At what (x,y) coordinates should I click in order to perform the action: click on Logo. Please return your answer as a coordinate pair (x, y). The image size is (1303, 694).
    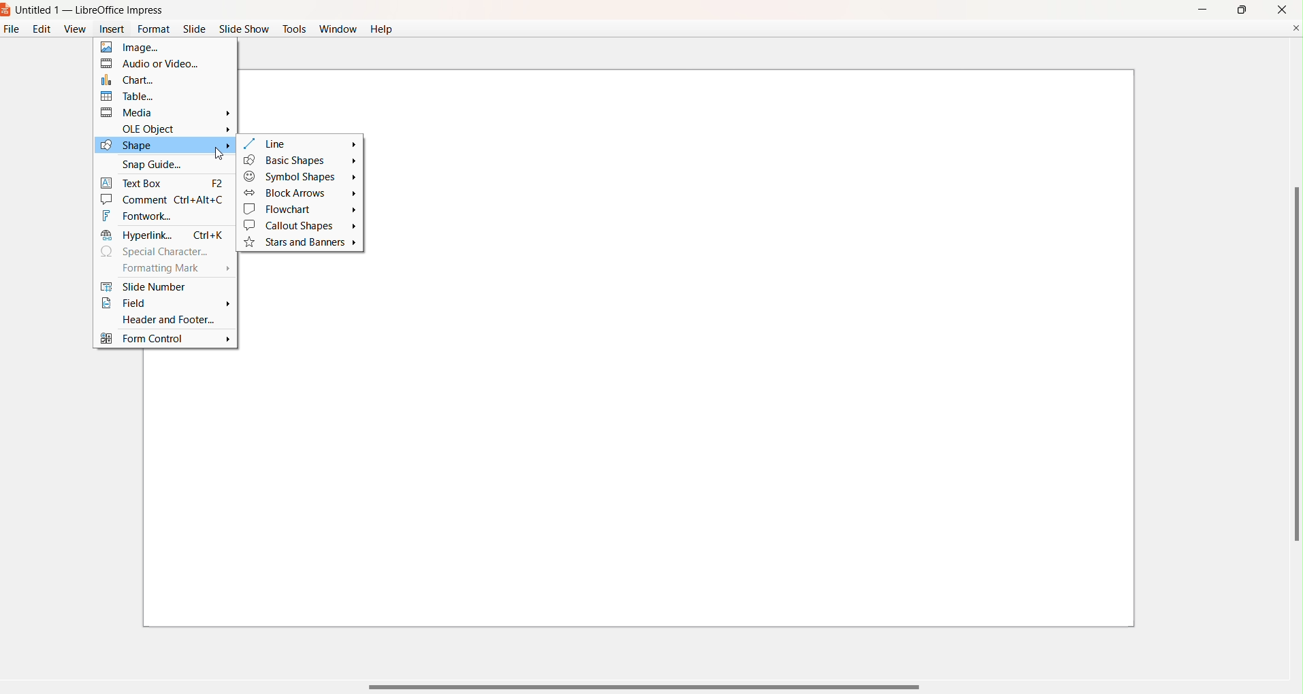
    Looking at the image, I should click on (7, 11).